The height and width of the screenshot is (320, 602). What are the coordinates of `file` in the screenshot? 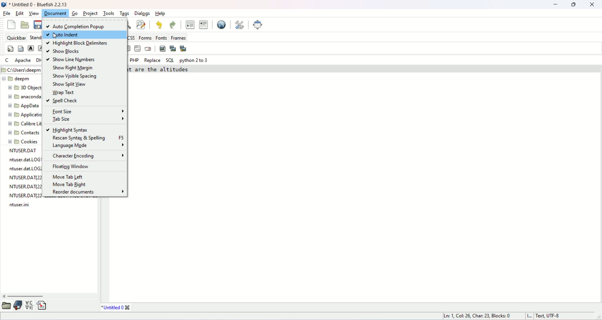 It's located at (6, 14).